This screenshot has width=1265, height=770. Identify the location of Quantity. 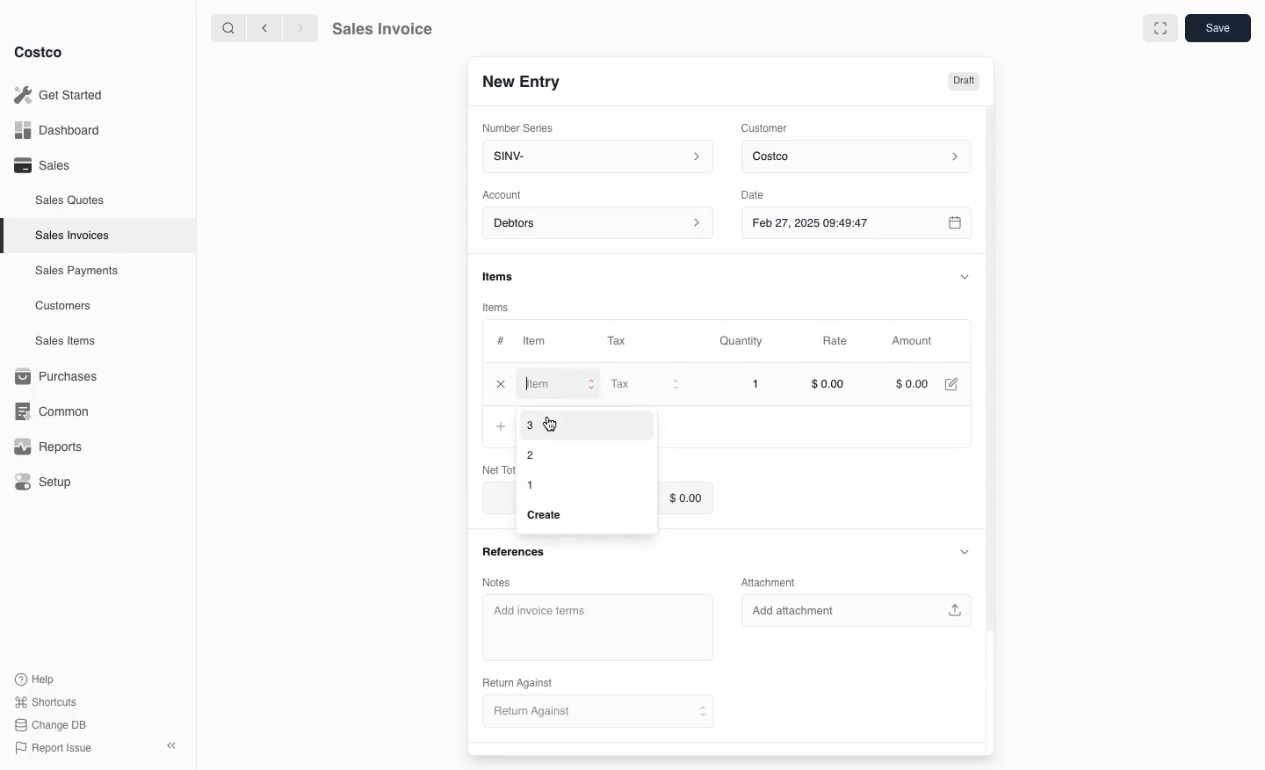
(742, 341).